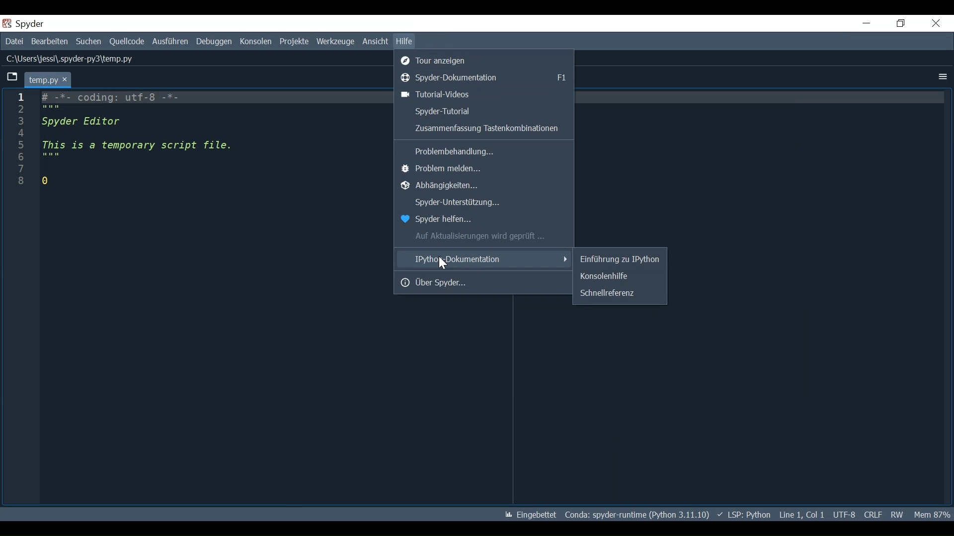 Image resolution: width=954 pixels, height=536 pixels. Describe the element at coordinates (141, 140) in the screenshot. I see `fF -*- coding: utf-8 -*-

Spyder Editor

This is a temporary script file.
0` at that location.